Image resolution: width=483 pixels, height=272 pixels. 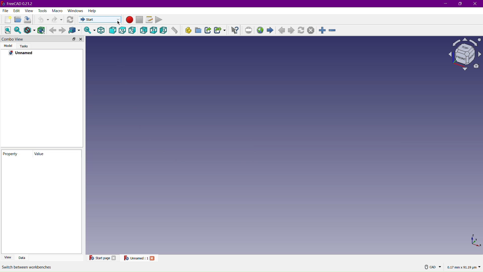 I want to click on Switch between workbenches, so click(x=26, y=267).